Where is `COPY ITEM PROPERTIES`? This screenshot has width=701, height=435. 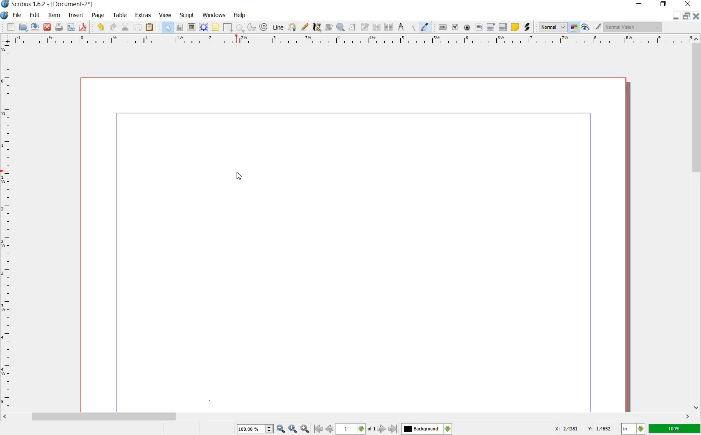
COPY ITEM PROPERTIES is located at coordinates (413, 27).